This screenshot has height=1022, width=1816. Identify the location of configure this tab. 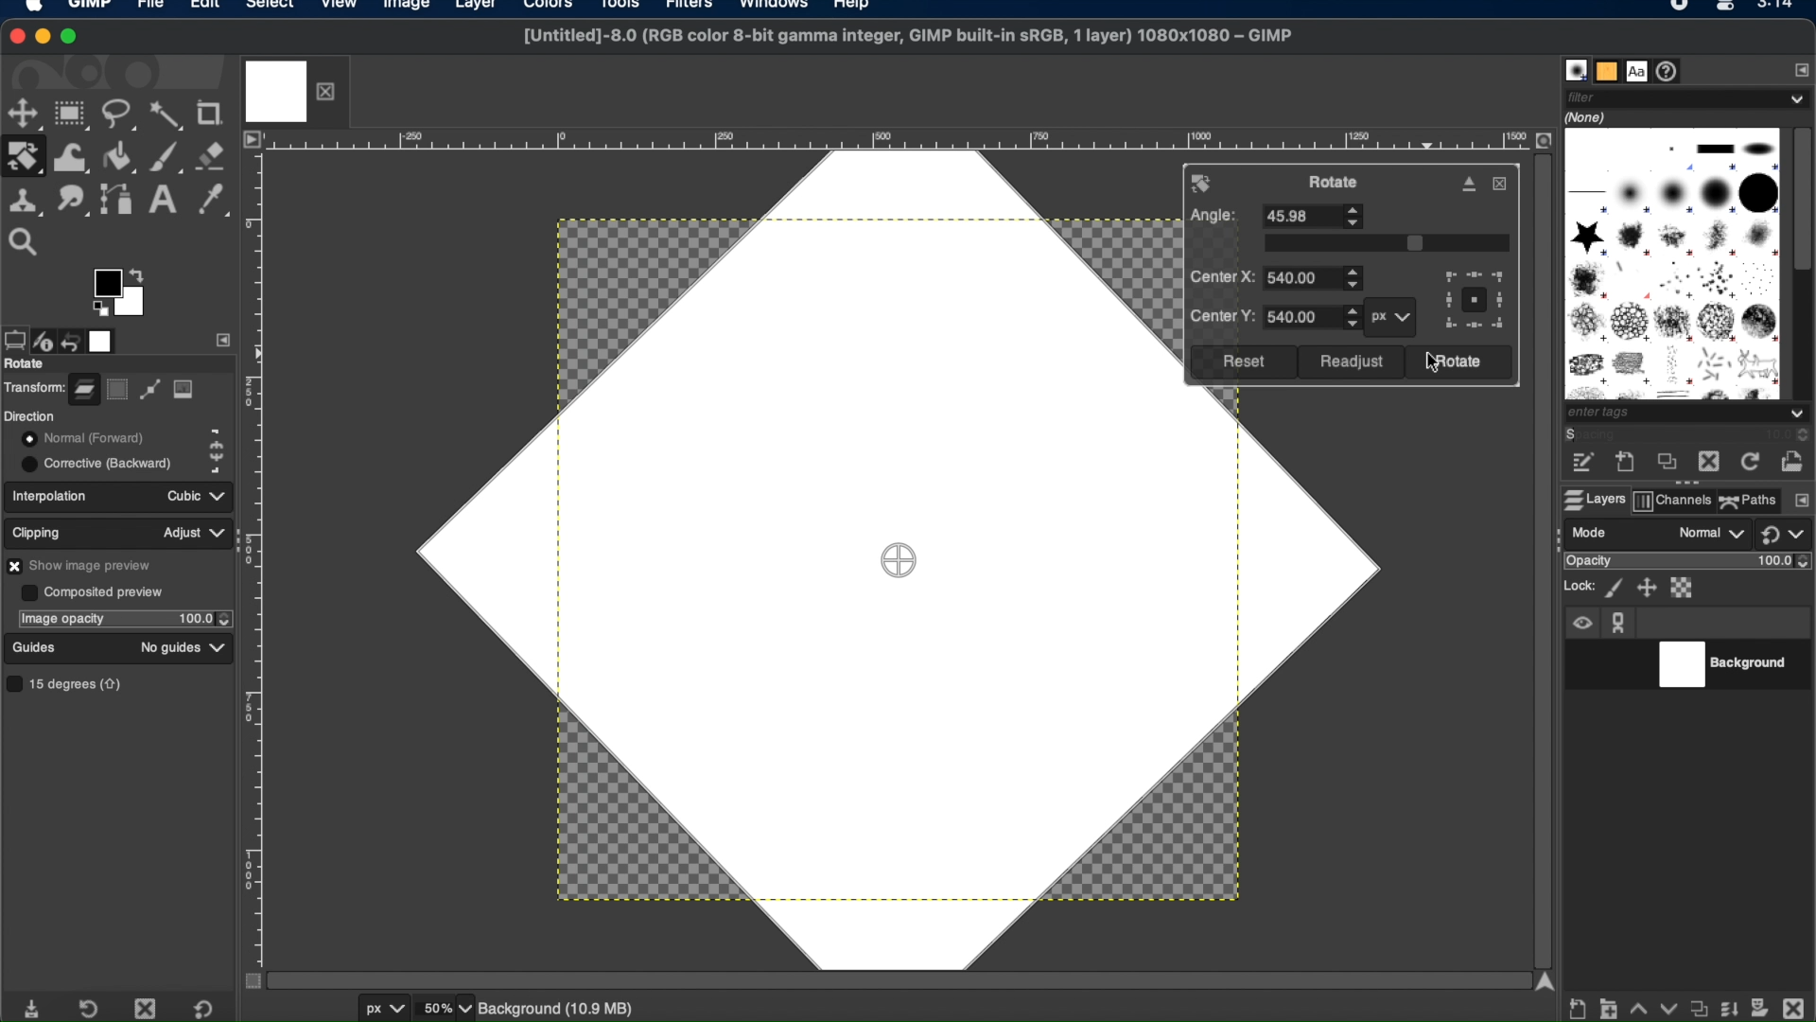
(1801, 502).